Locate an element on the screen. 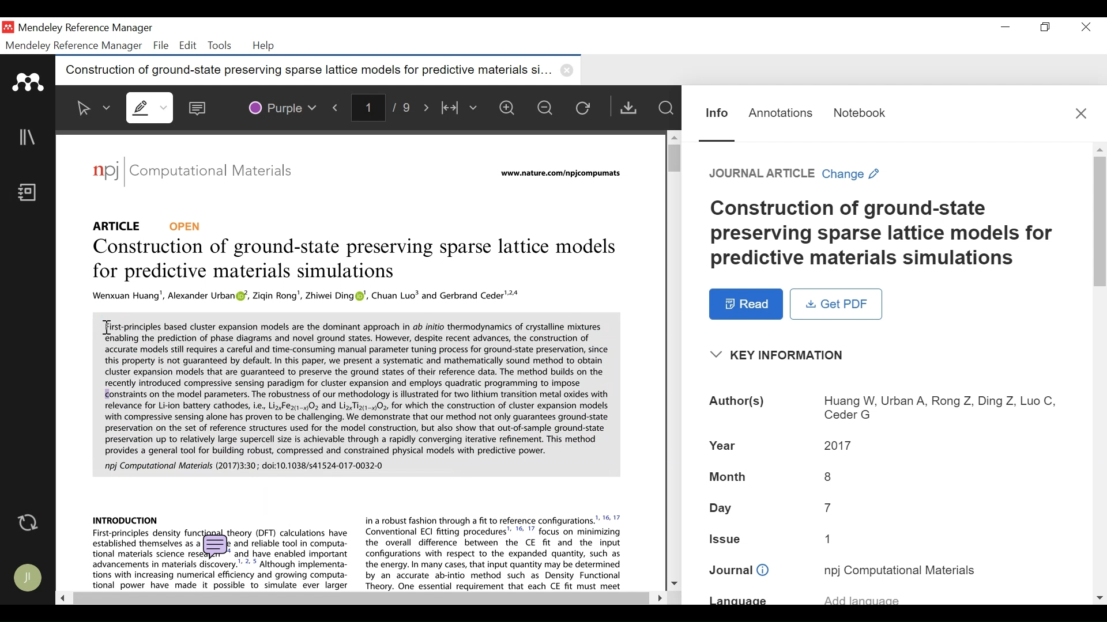 The height and width of the screenshot is (622, 1107). Insertion Cursor is located at coordinates (105, 326).